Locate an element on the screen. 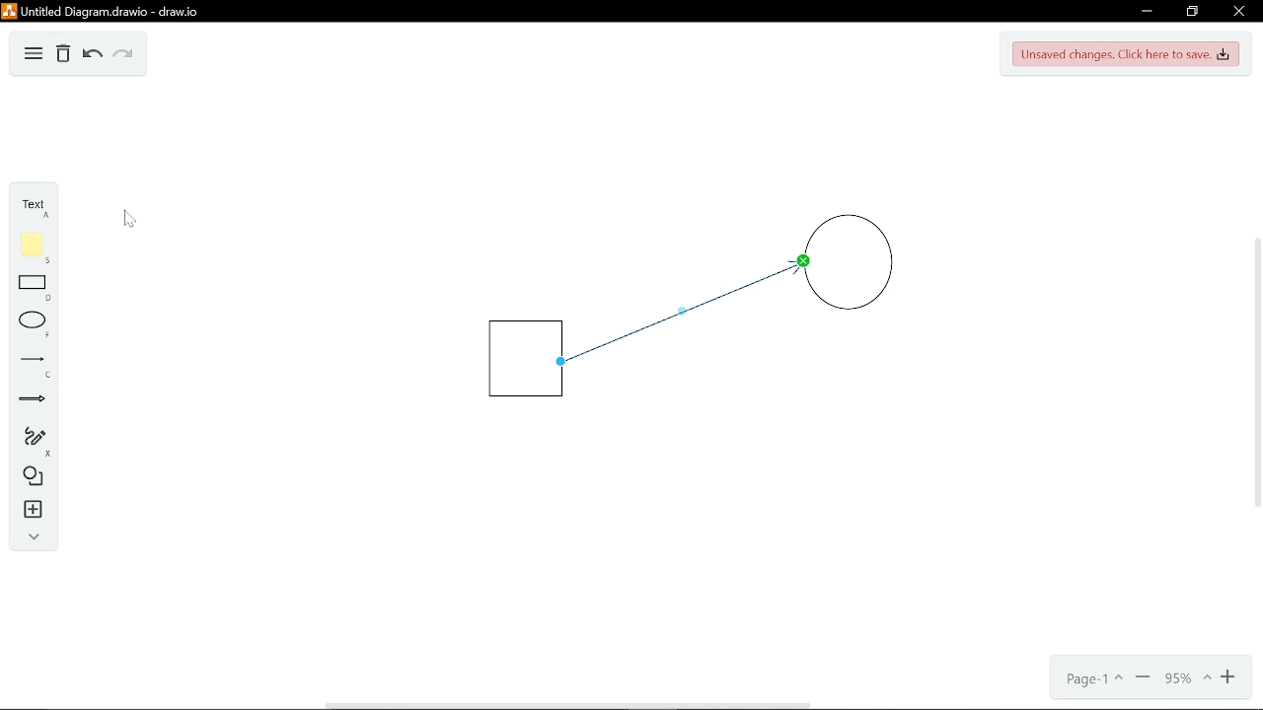 This screenshot has height=710, width=1263. CLose is located at coordinates (1237, 12).